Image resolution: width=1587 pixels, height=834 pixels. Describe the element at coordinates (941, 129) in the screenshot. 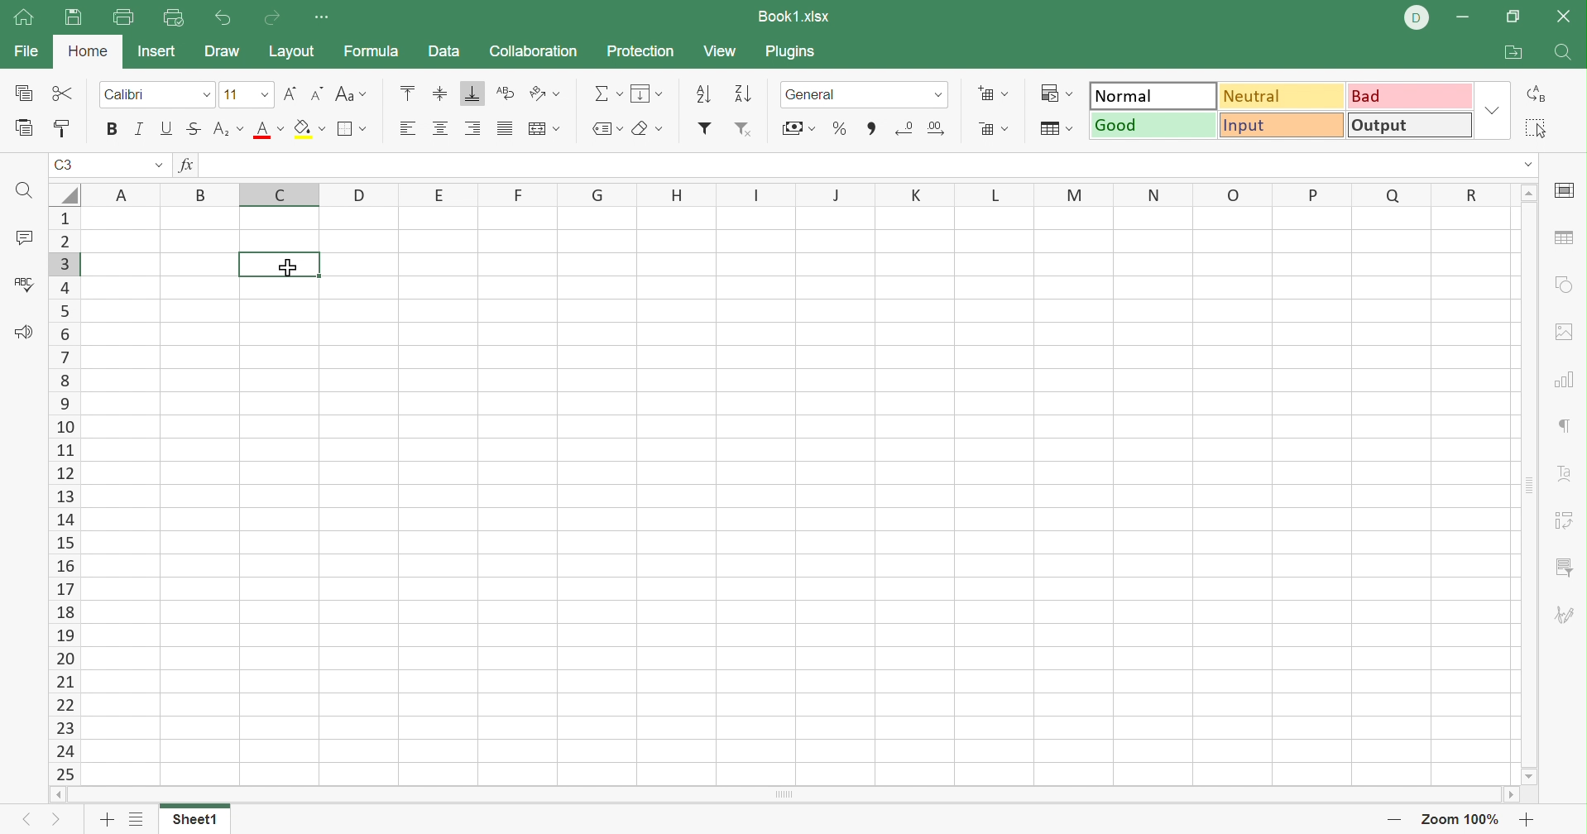

I see `Increase decimal` at that location.